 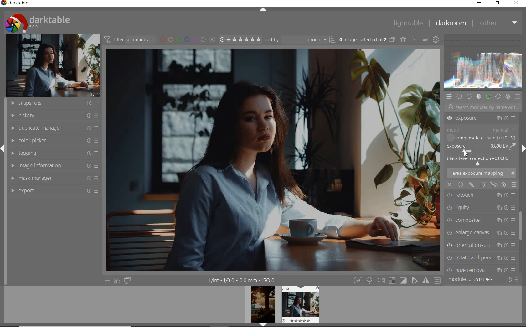 I want to click on FILTER BY IMAGE COLOR LABEL, so click(x=187, y=40).